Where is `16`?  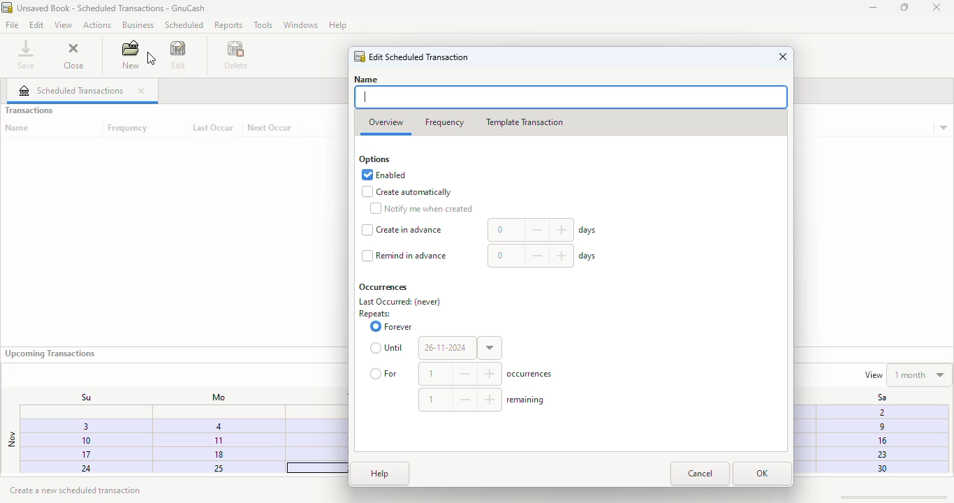 16 is located at coordinates (881, 441).